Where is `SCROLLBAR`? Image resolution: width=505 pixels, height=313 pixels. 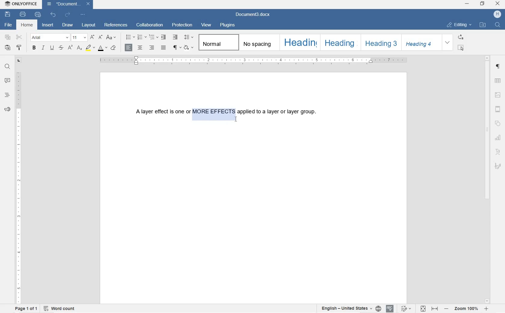 SCROLLBAR is located at coordinates (487, 179).